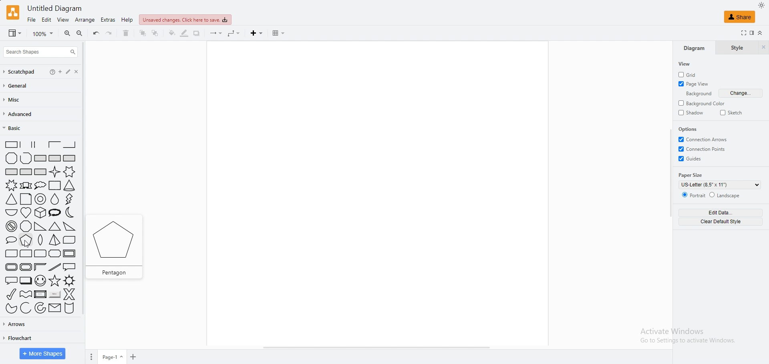  I want to click on partial rectangle, so click(25, 144).